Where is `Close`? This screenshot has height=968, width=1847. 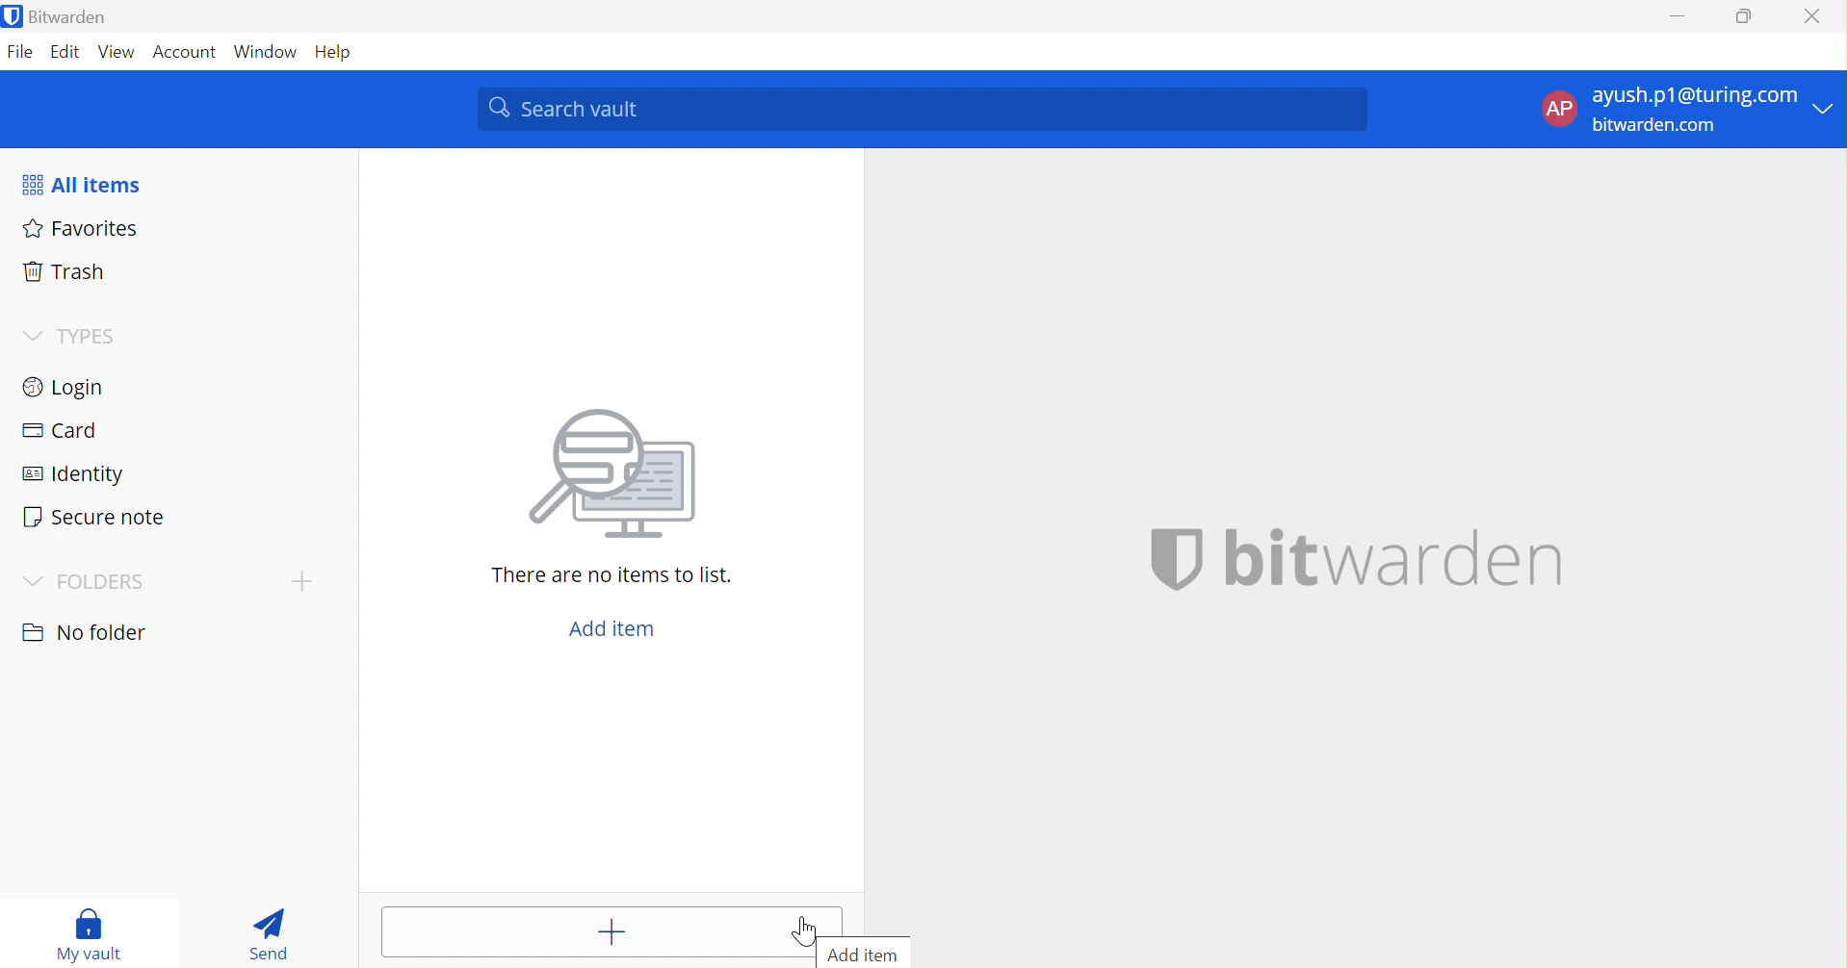
Close is located at coordinates (1815, 16).